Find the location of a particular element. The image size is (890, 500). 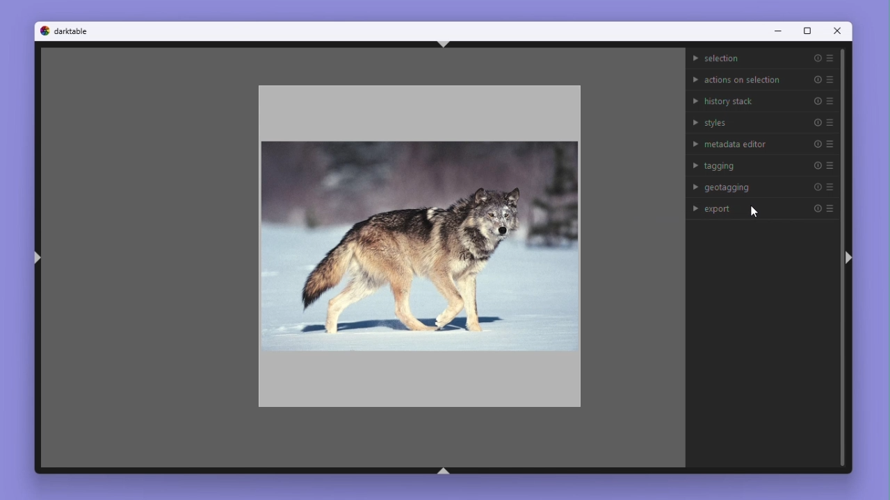

ctrl+shift+b is located at coordinates (442, 471).